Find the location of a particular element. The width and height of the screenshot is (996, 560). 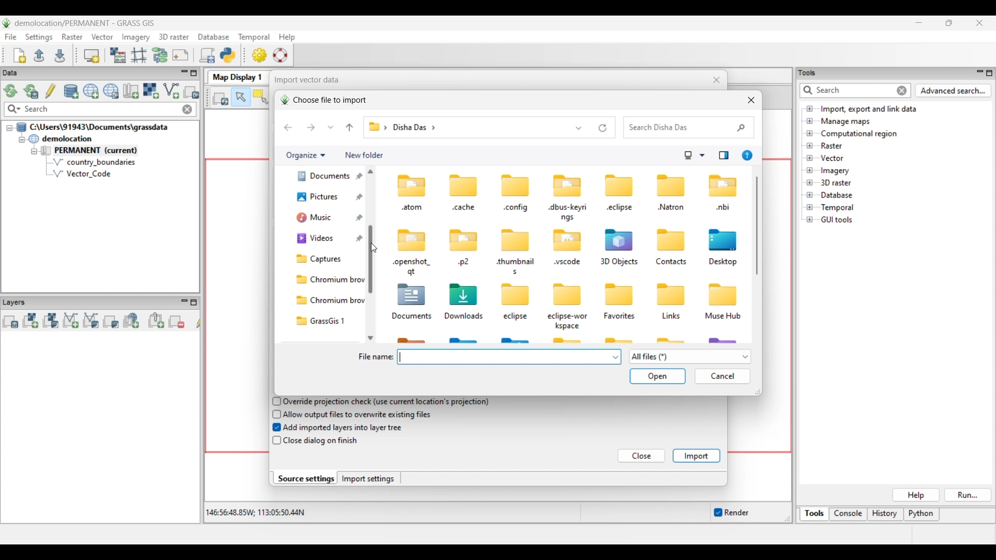

Source settings, current selection is located at coordinates (305, 478).